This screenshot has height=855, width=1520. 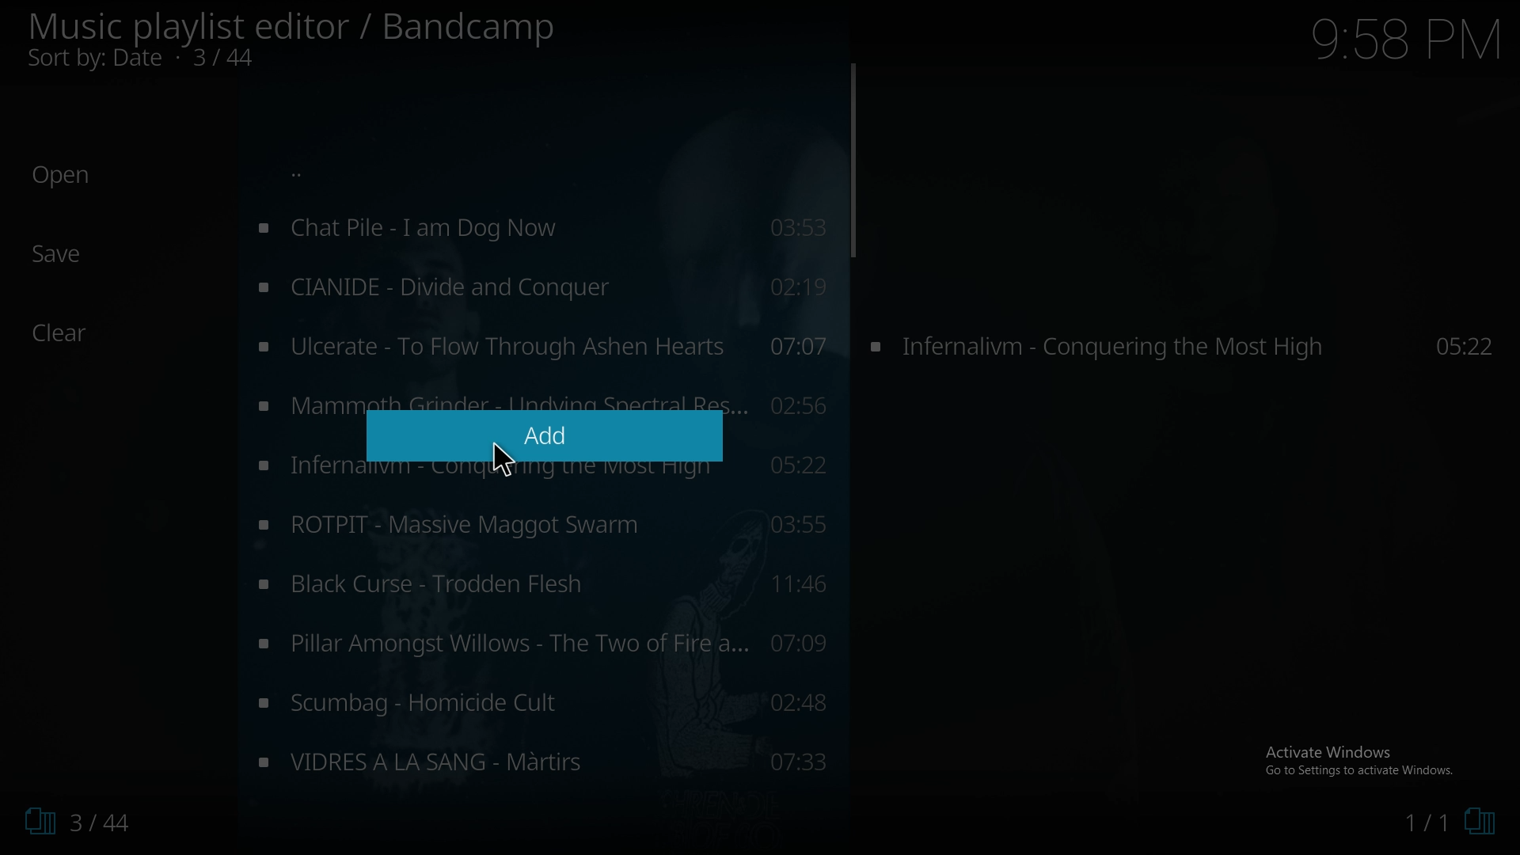 What do you see at coordinates (293, 27) in the screenshot?
I see `Music playlist editor / Bandcamp` at bounding box center [293, 27].